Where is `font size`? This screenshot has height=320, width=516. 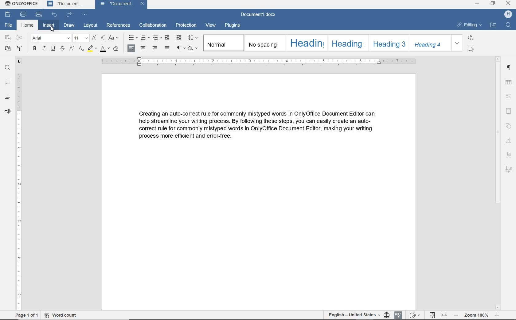
font size is located at coordinates (81, 38).